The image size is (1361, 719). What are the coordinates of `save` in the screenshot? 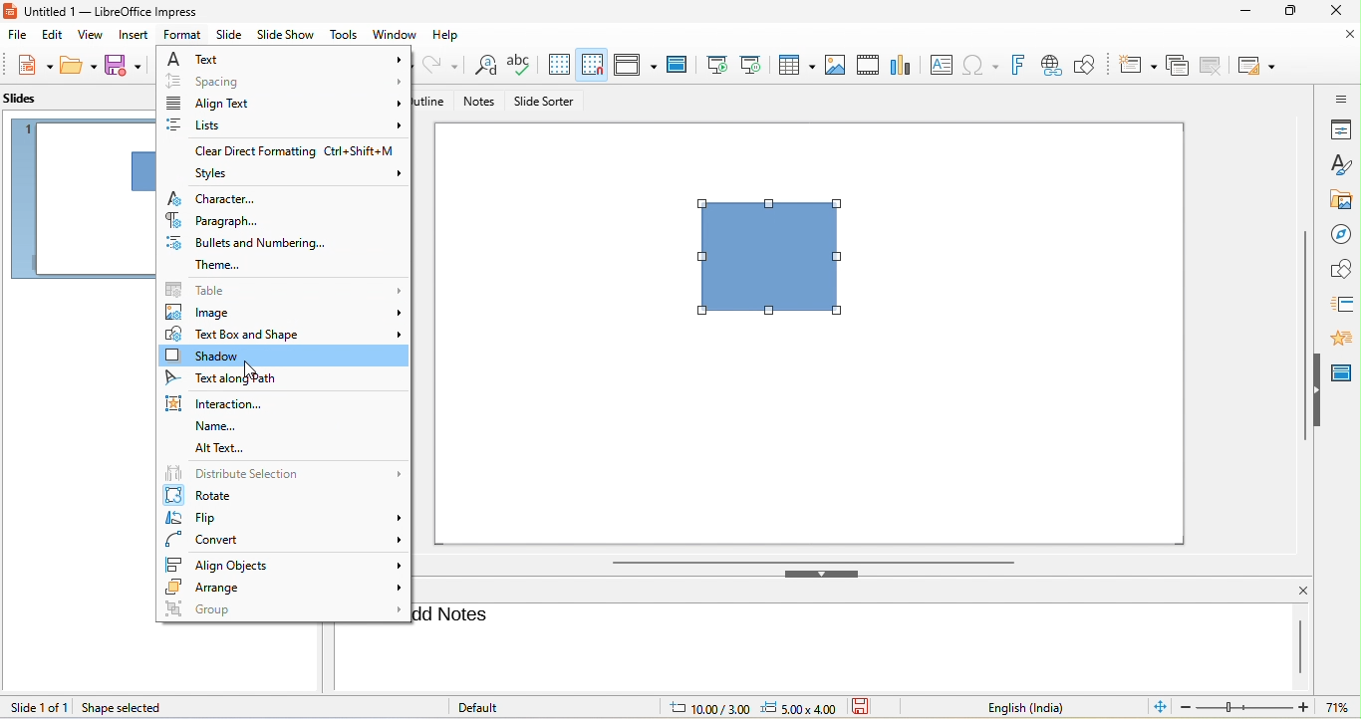 It's located at (128, 65).